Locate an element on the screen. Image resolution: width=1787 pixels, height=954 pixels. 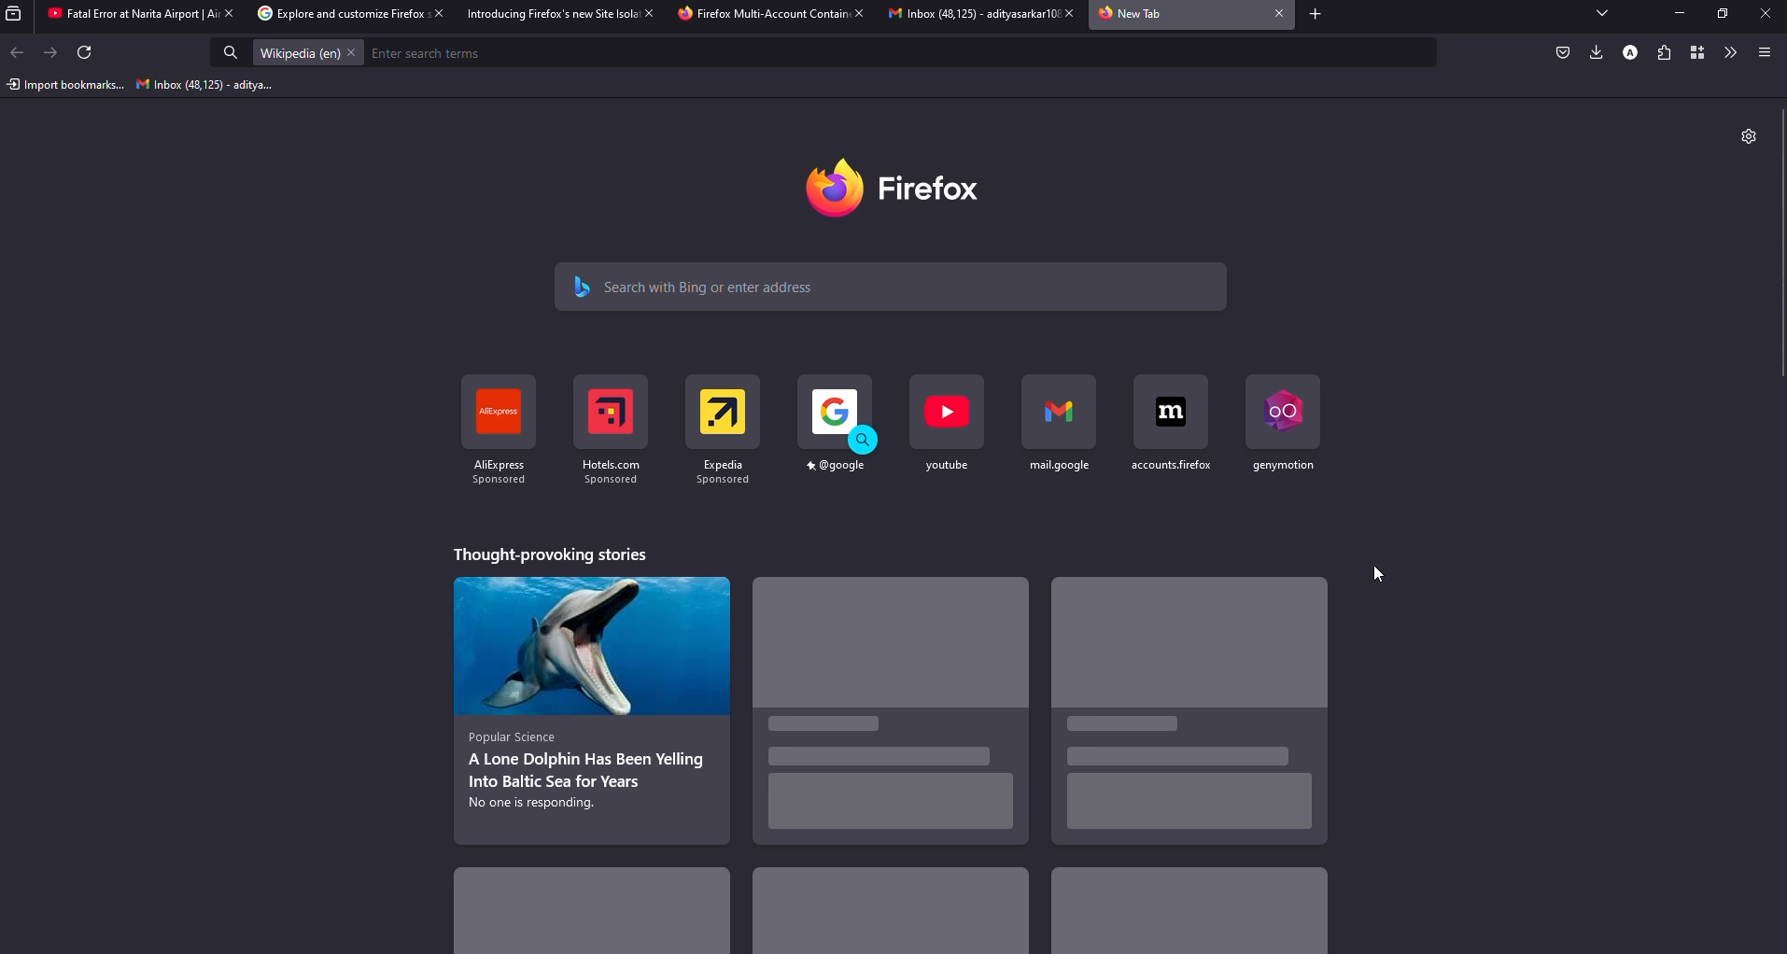
extension is located at coordinates (1665, 52).